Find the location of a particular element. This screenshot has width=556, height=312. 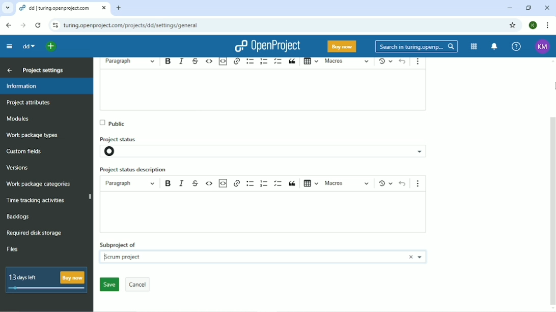

Show more items is located at coordinates (418, 183).